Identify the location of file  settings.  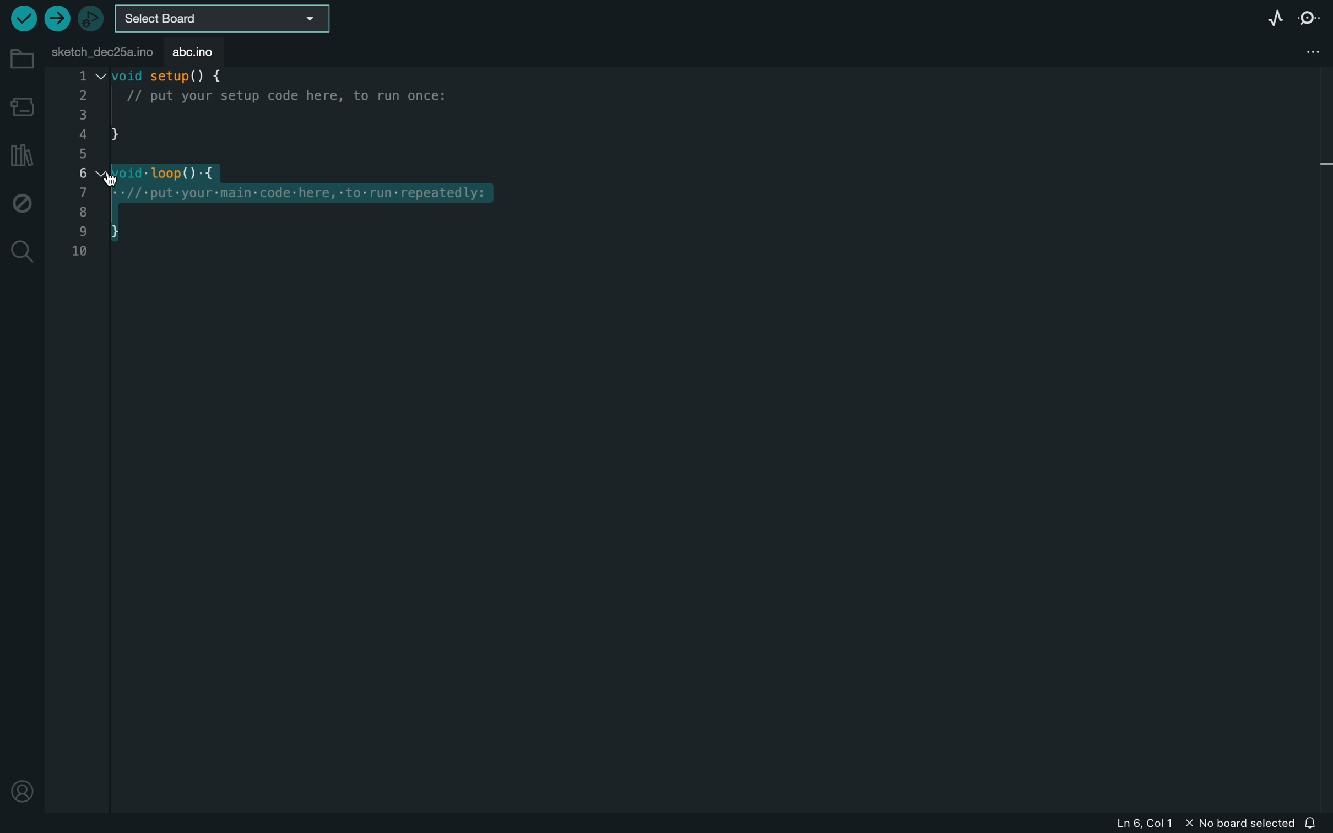
(1302, 52).